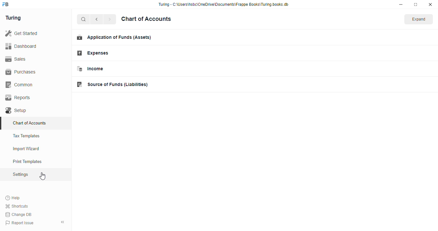 This screenshot has width=438, height=231. What do you see at coordinates (112, 84) in the screenshot?
I see `source of funds (liabilities)` at bounding box center [112, 84].